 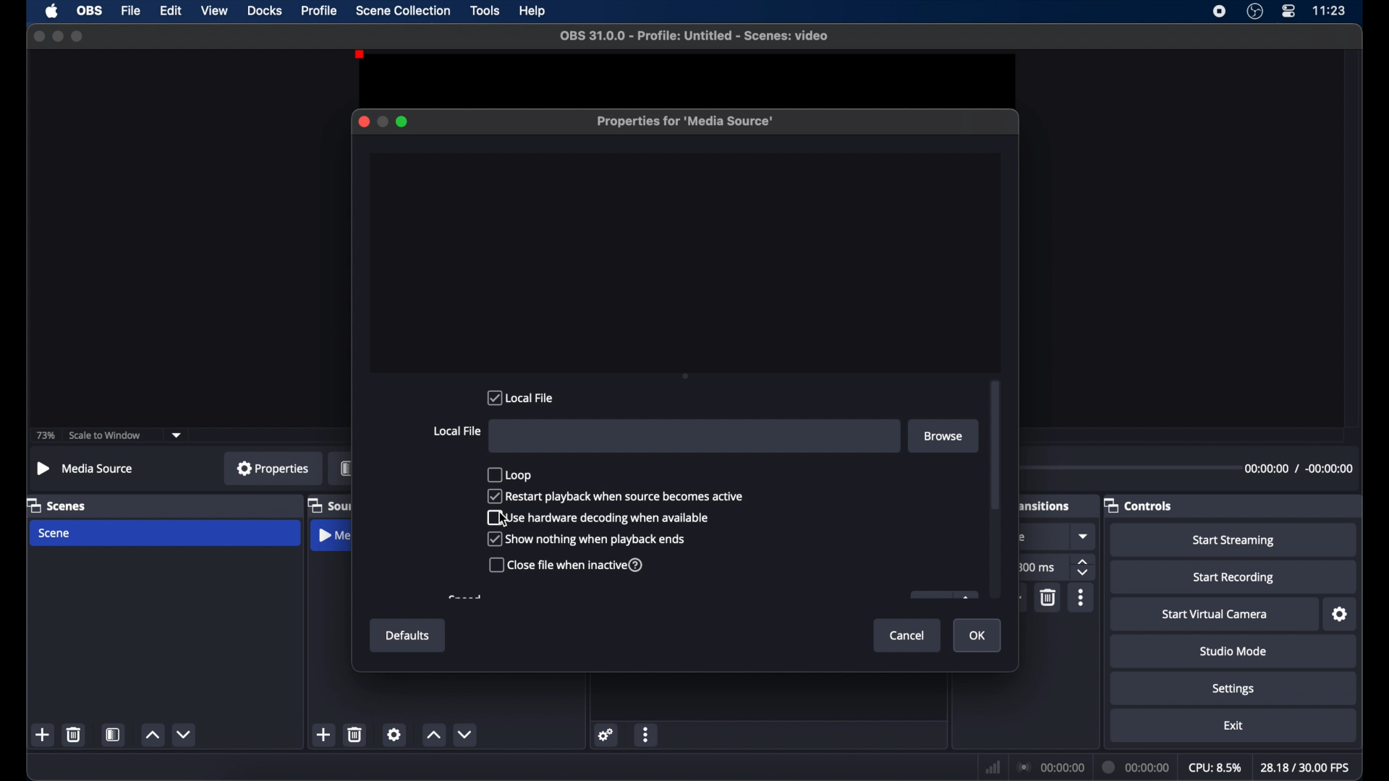 I want to click on no source selected, so click(x=86, y=469).